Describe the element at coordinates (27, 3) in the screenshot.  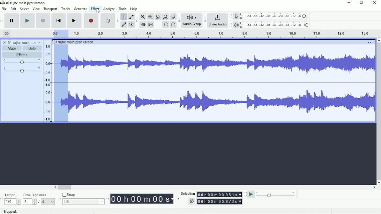
I see `01 tujhe main pyar karoon` at that location.